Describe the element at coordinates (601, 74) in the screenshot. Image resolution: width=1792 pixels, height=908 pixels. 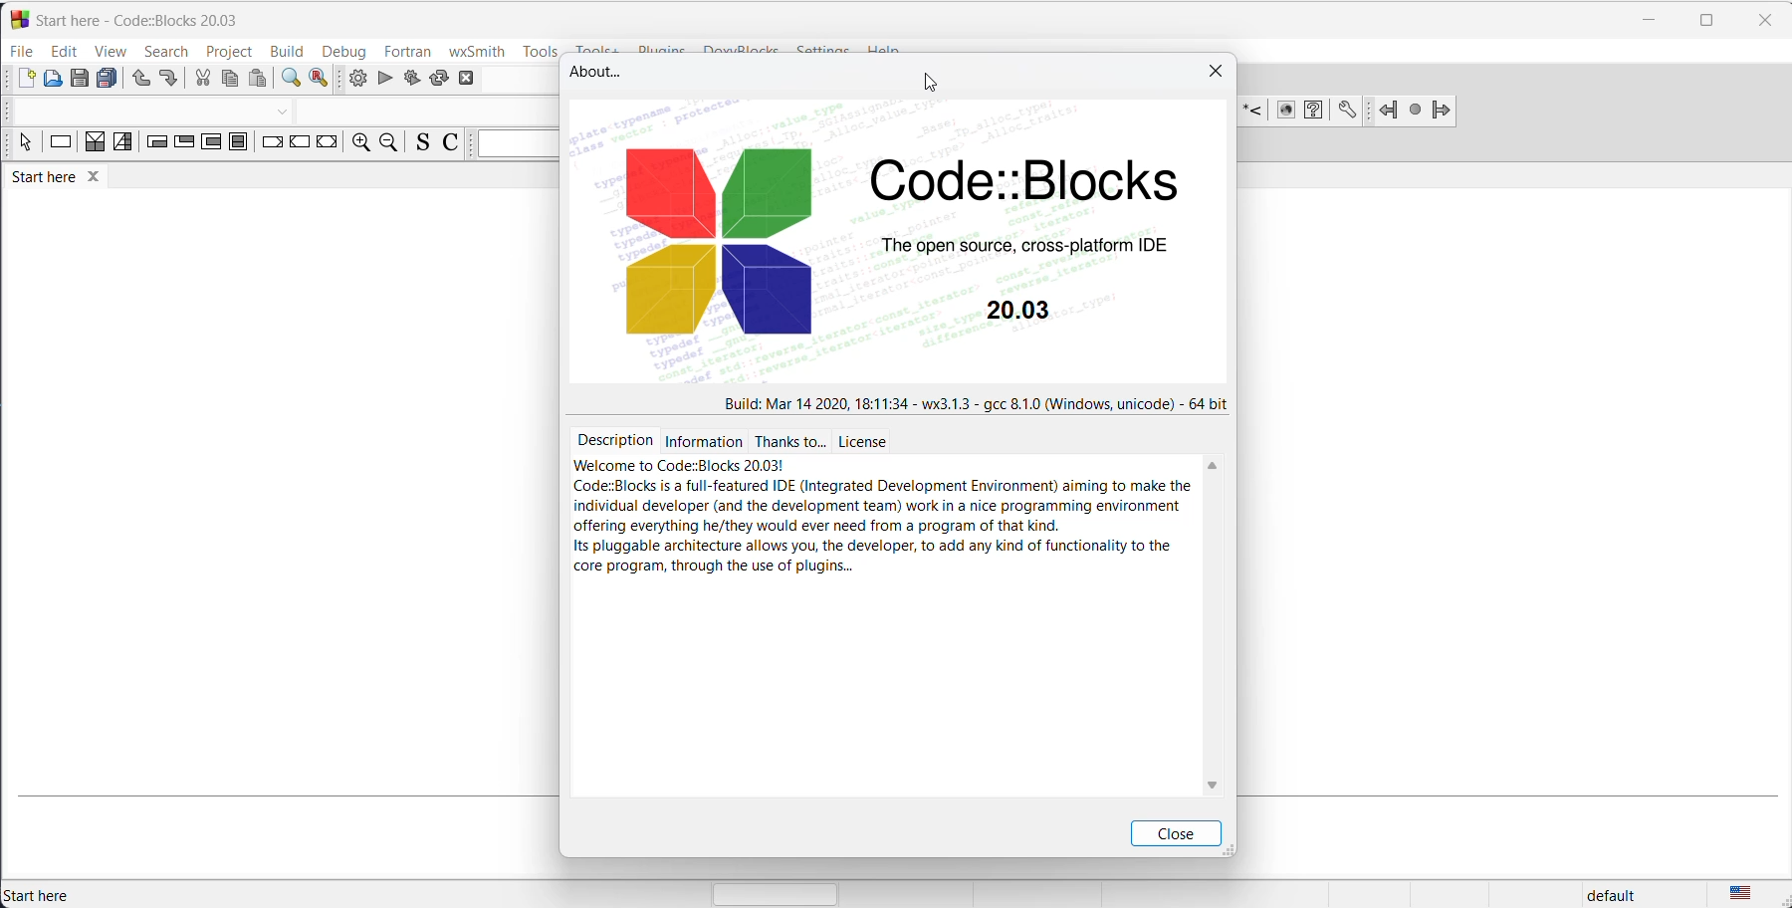
I see `about window` at that location.